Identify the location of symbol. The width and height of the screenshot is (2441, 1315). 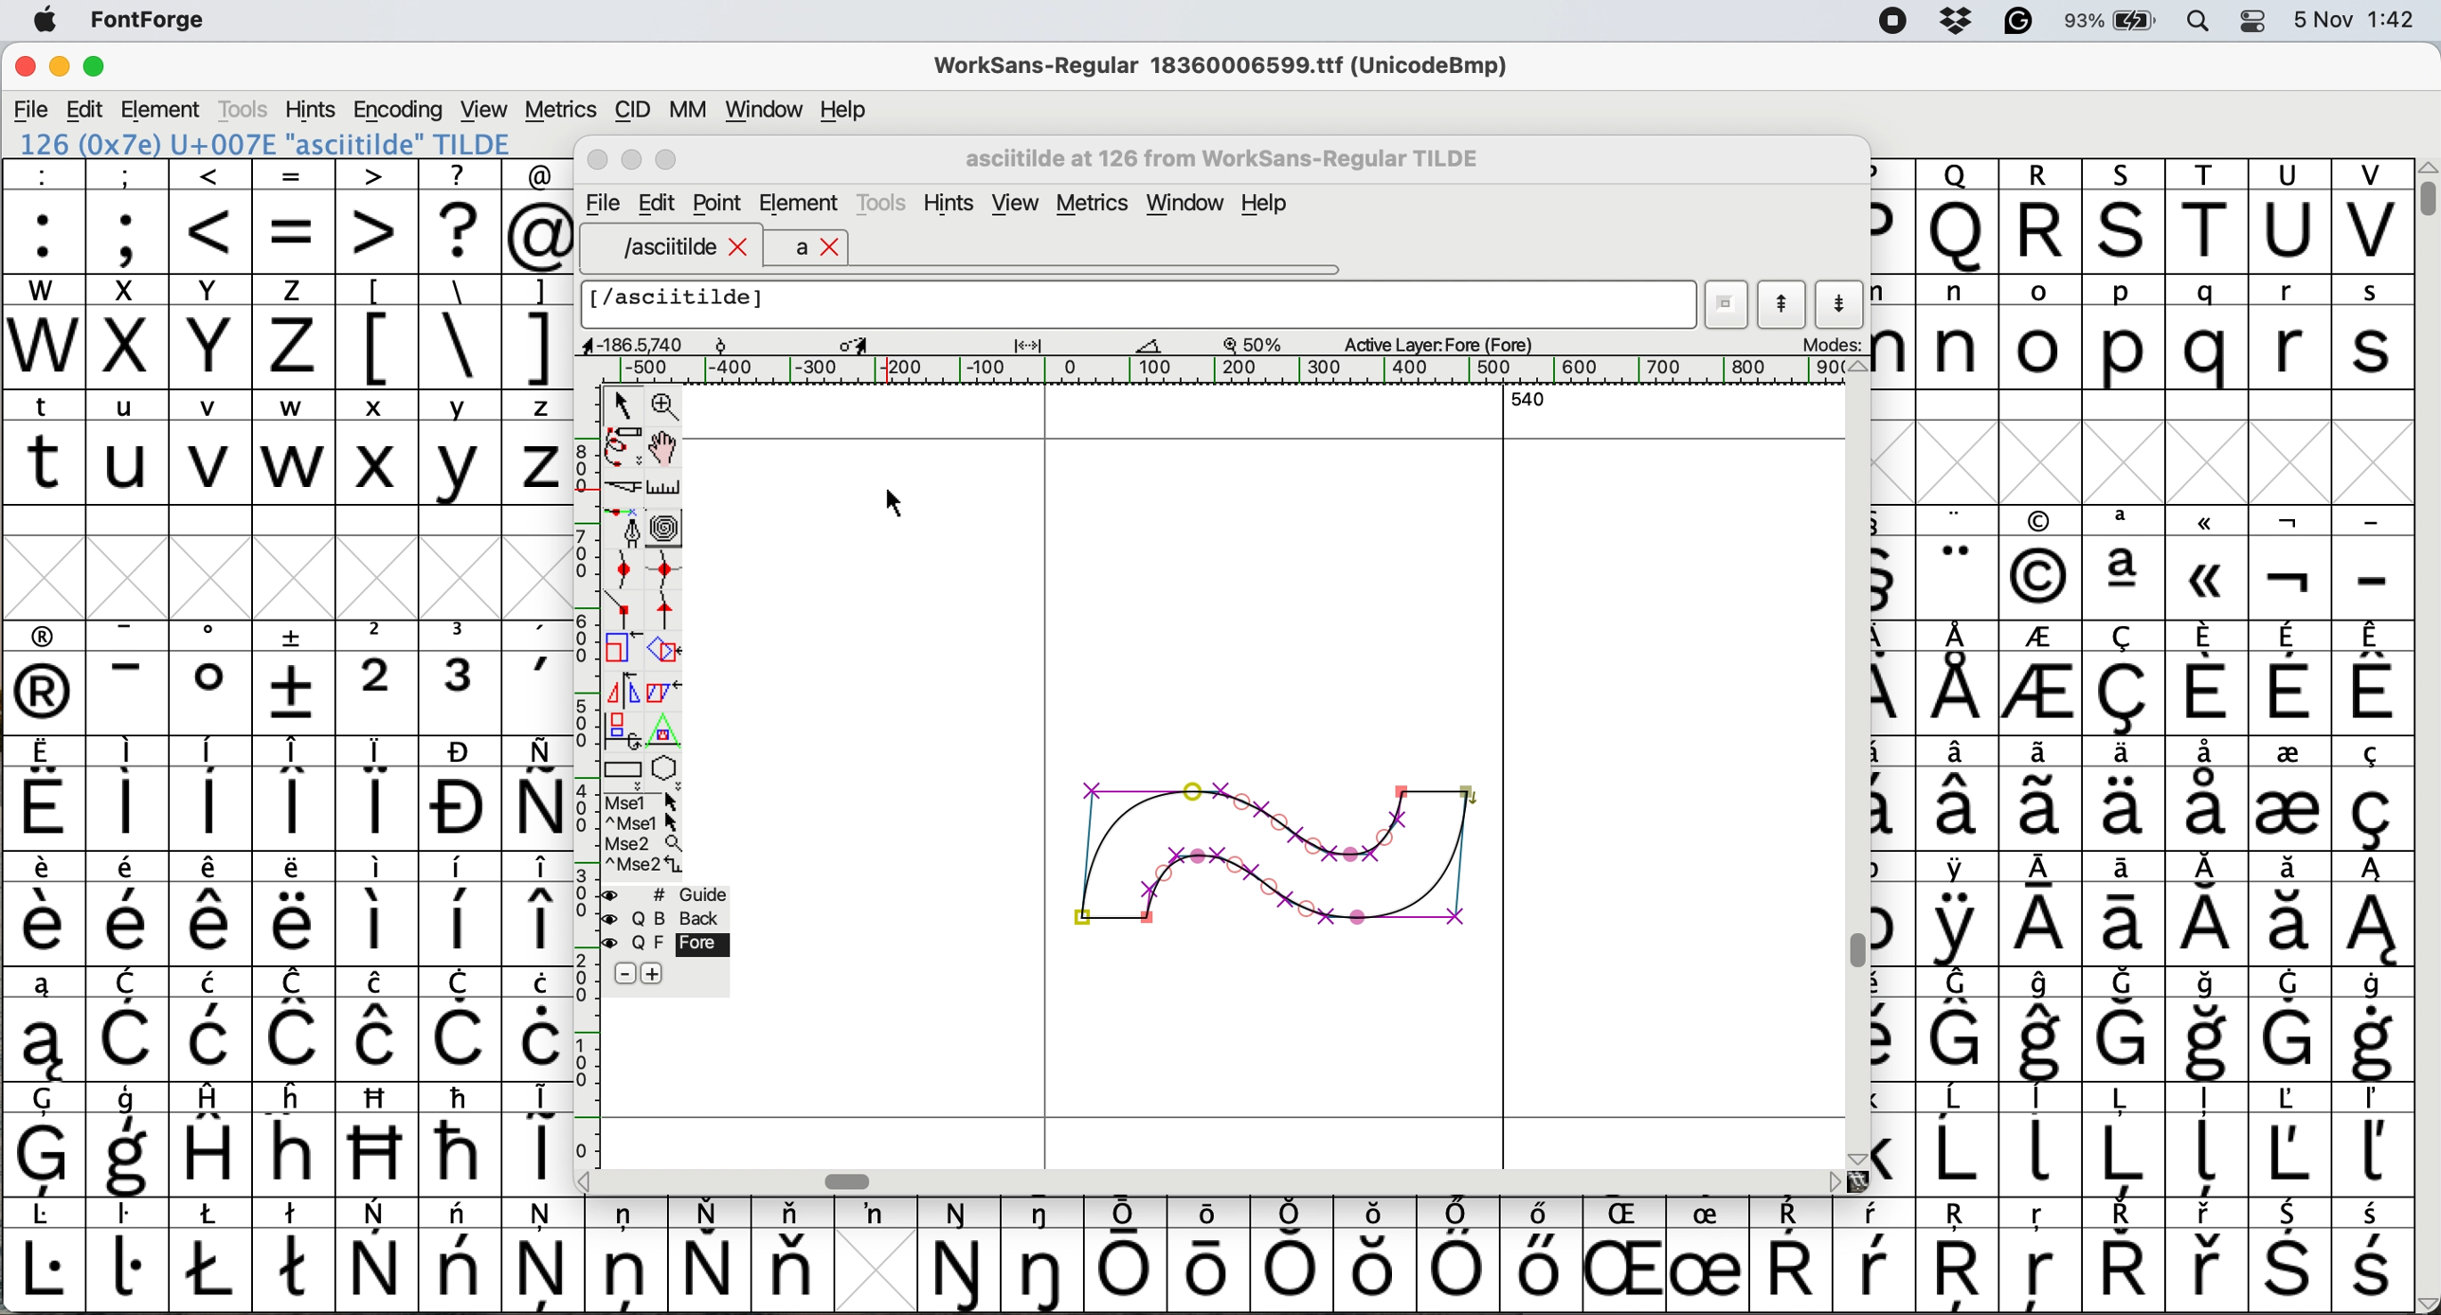
(1046, 1254).